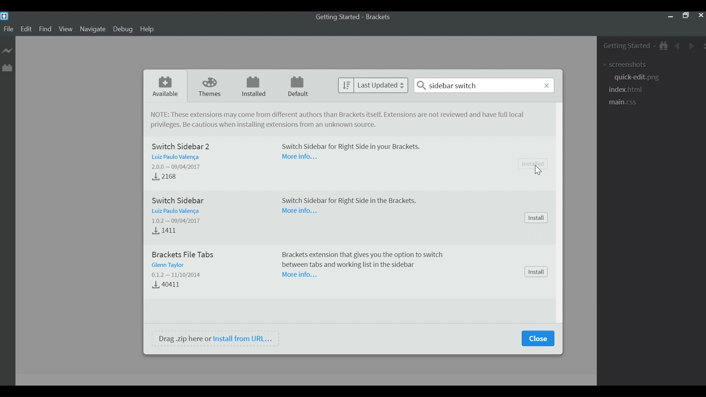  What do you see at coordinates (169, 284) in the screenshot?
I see `Download` at bounding box center [169, 284].